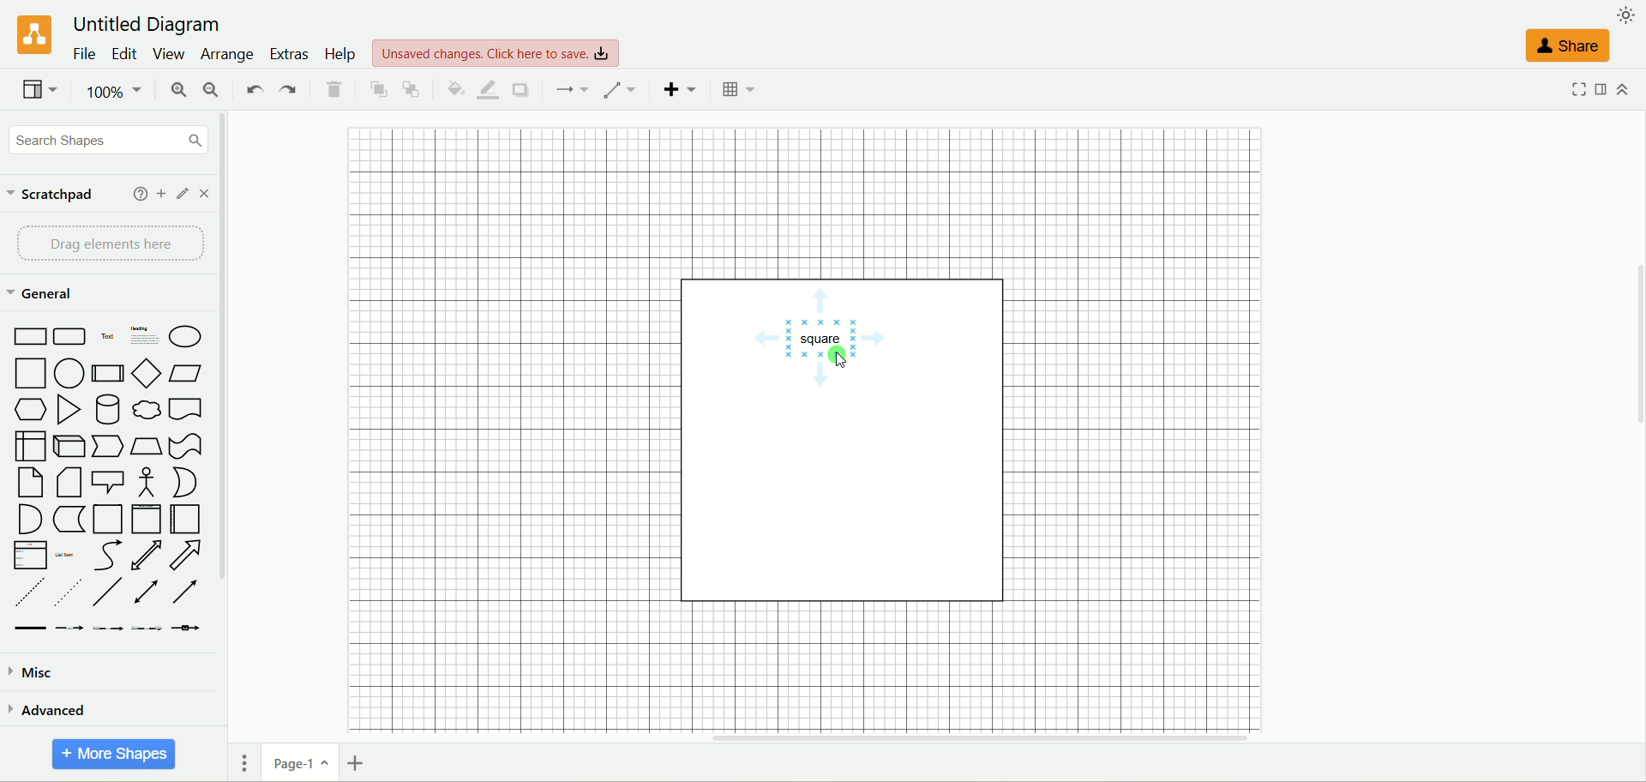 The image size is (1646, 782). I want to click on insert page, so click(358, 761).